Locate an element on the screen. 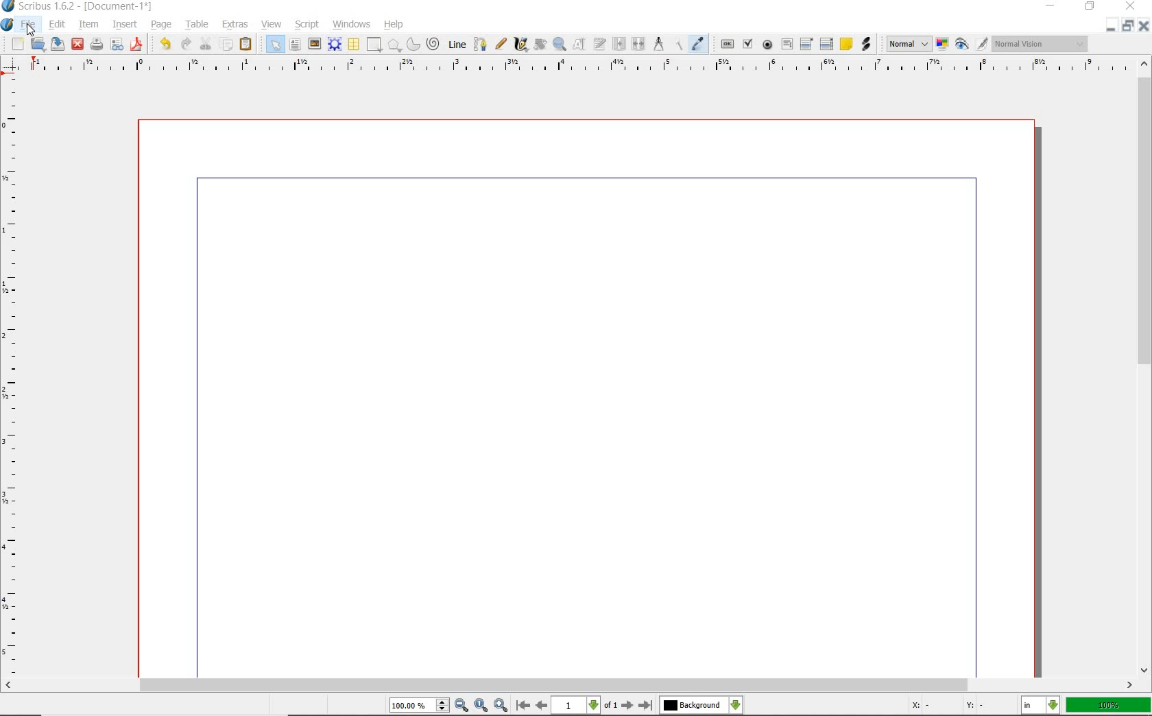  open is located at coordinates (38, 43).